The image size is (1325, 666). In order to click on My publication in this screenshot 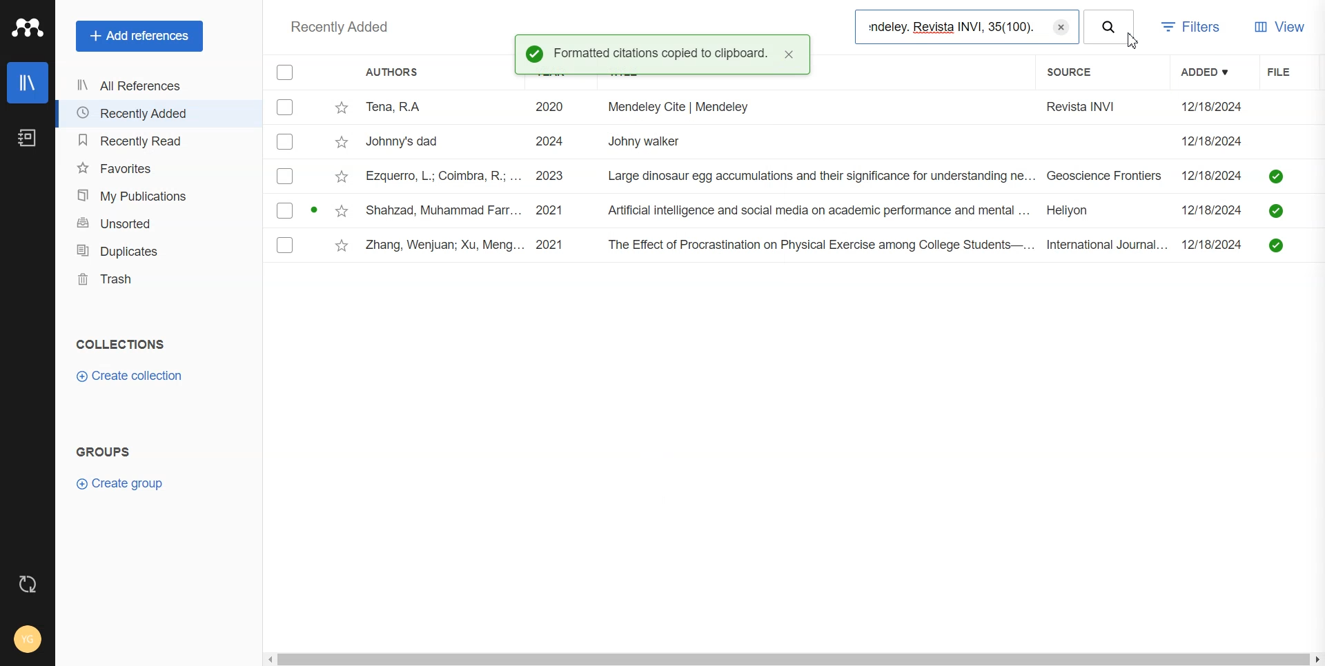, I will do `click(159, 196)`.